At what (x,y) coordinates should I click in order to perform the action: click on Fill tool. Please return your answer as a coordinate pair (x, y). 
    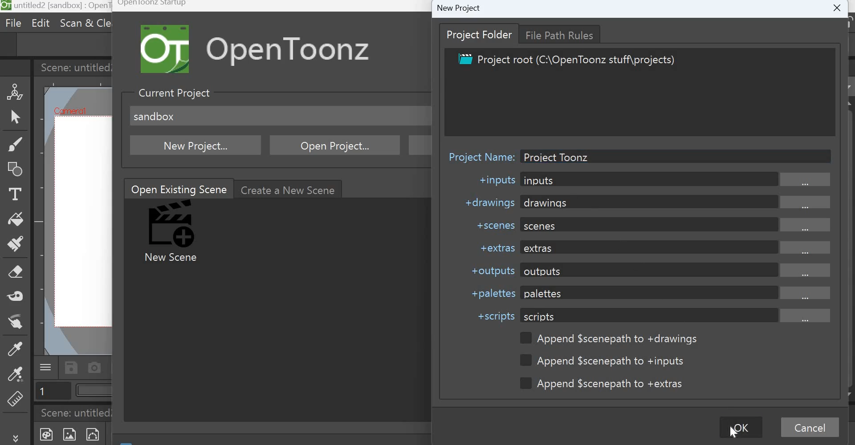
    Looking at the image, I should click on (16, 219).